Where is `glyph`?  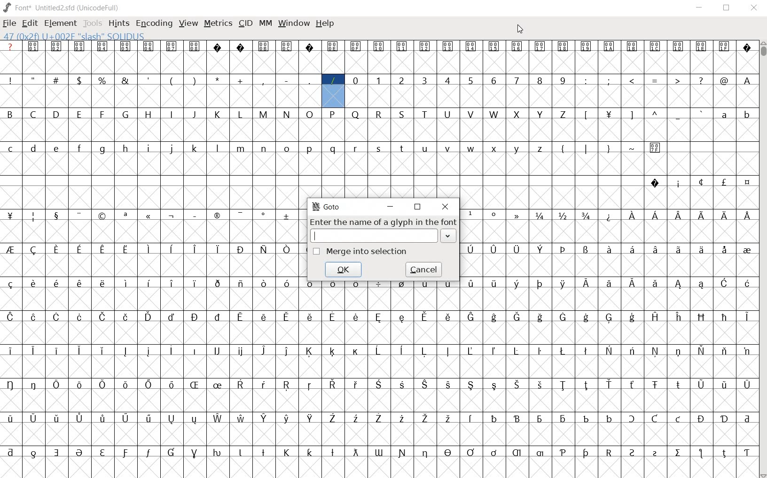
glyph is located at coordinates (586, 47).